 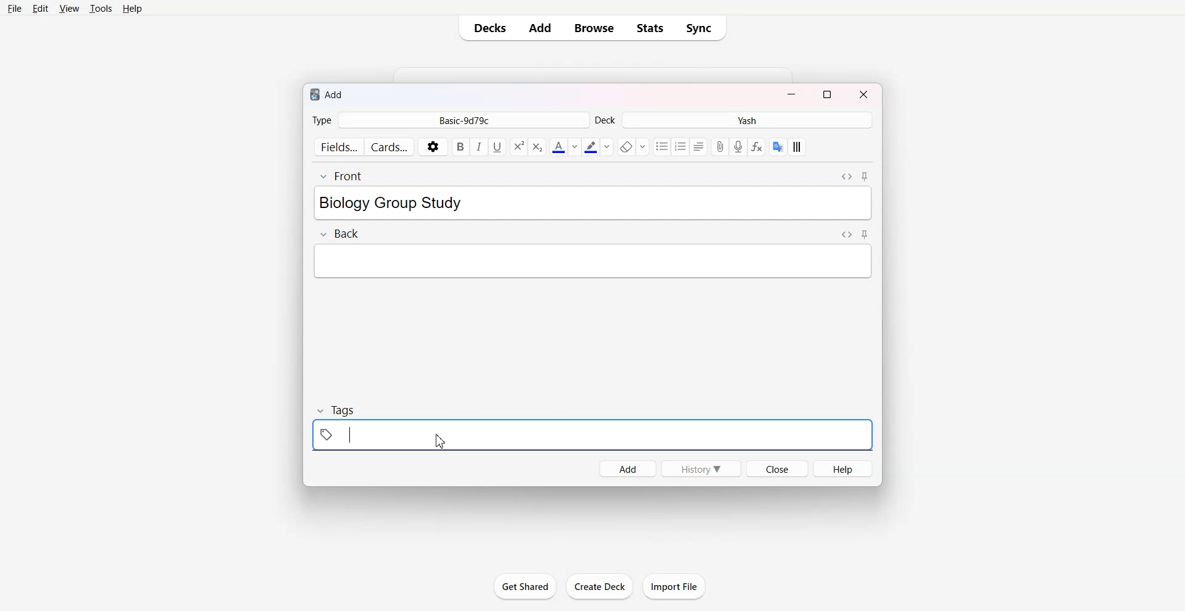 I want to click on Maximize, so click(x=828, y=93).